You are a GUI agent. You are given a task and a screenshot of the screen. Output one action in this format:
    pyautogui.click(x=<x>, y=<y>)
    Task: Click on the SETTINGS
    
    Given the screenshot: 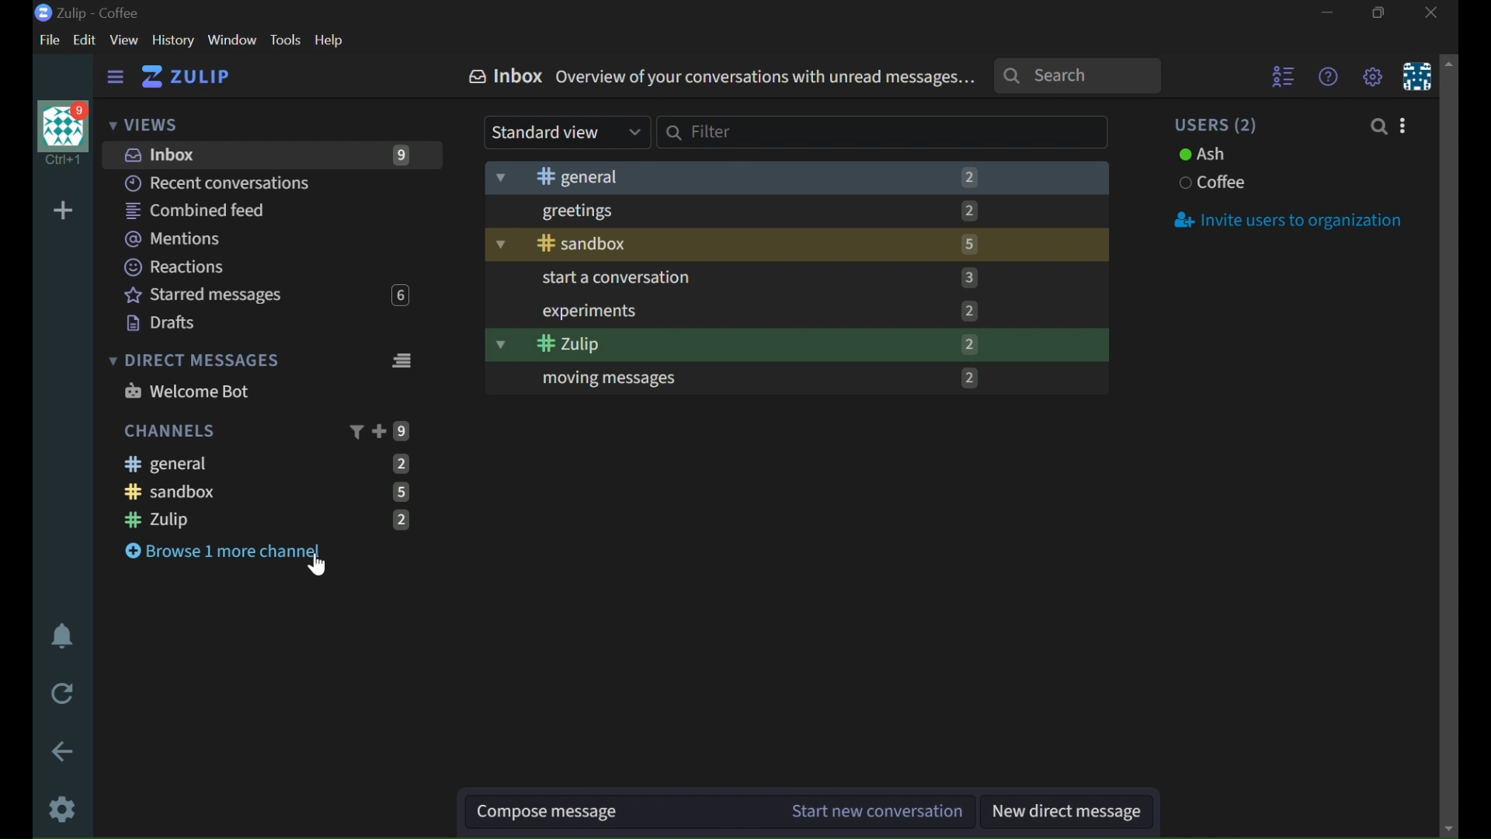 What is the action you would take?
    pyautogui.click(x=1371, y=75)
    